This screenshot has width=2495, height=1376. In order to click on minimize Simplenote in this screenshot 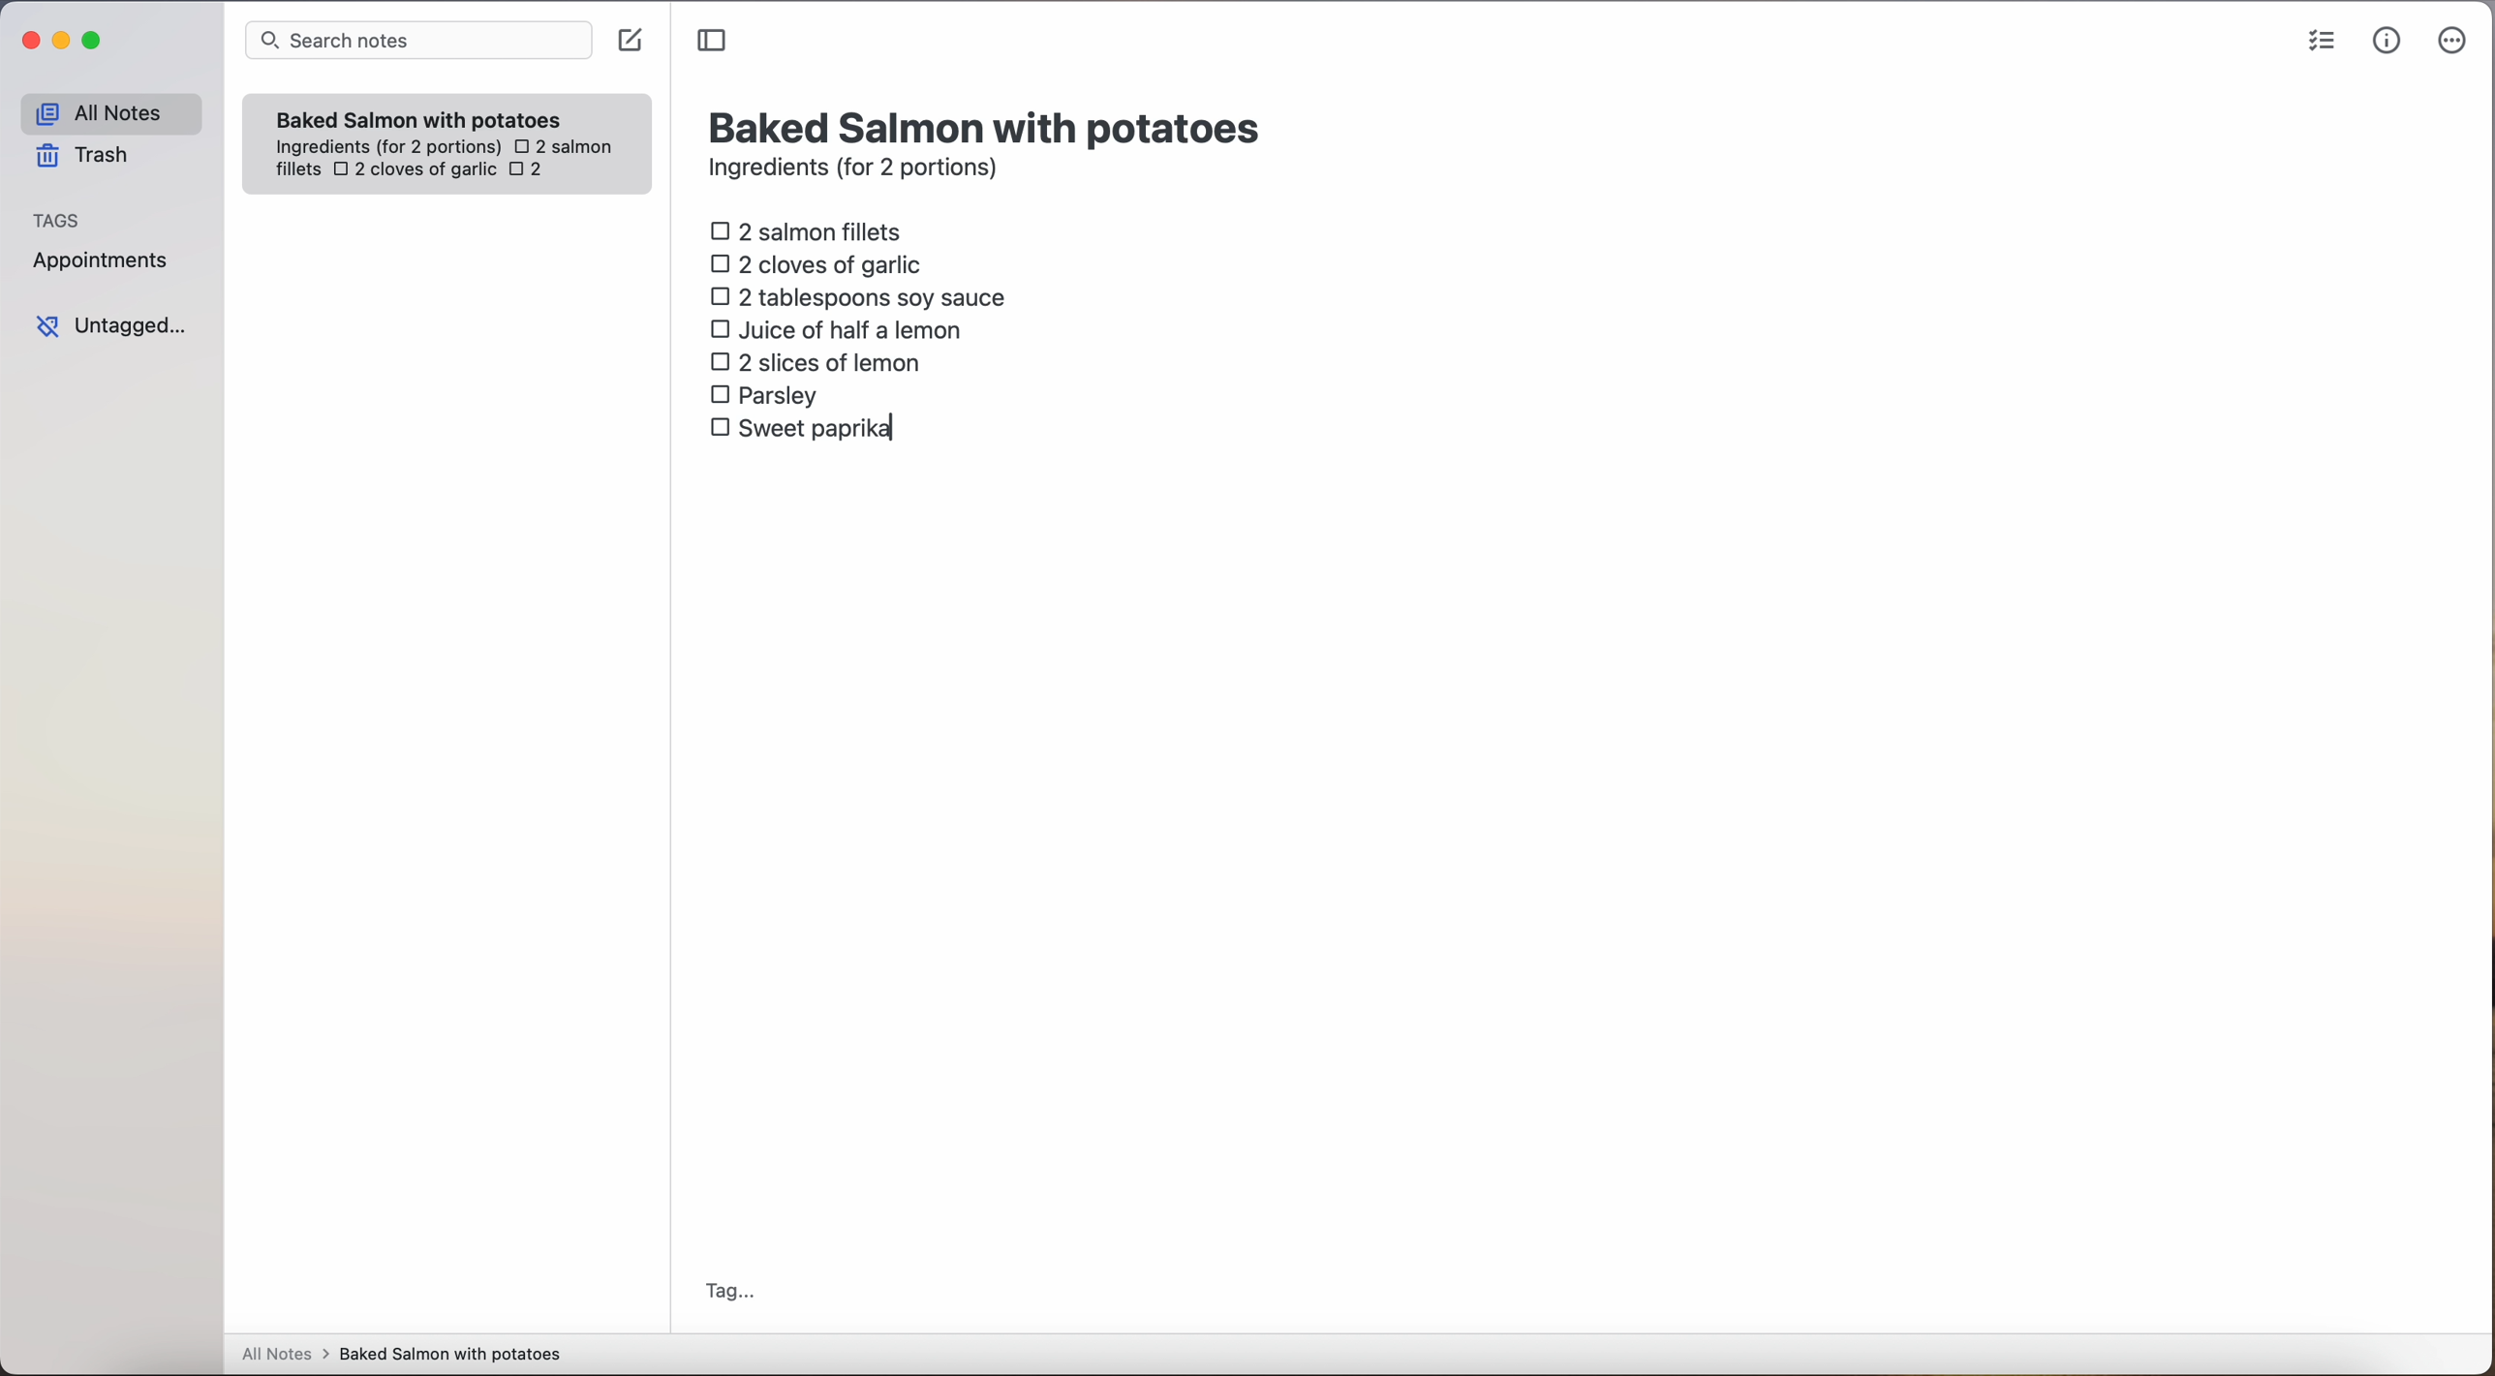, I will do `click(61, 43)`.